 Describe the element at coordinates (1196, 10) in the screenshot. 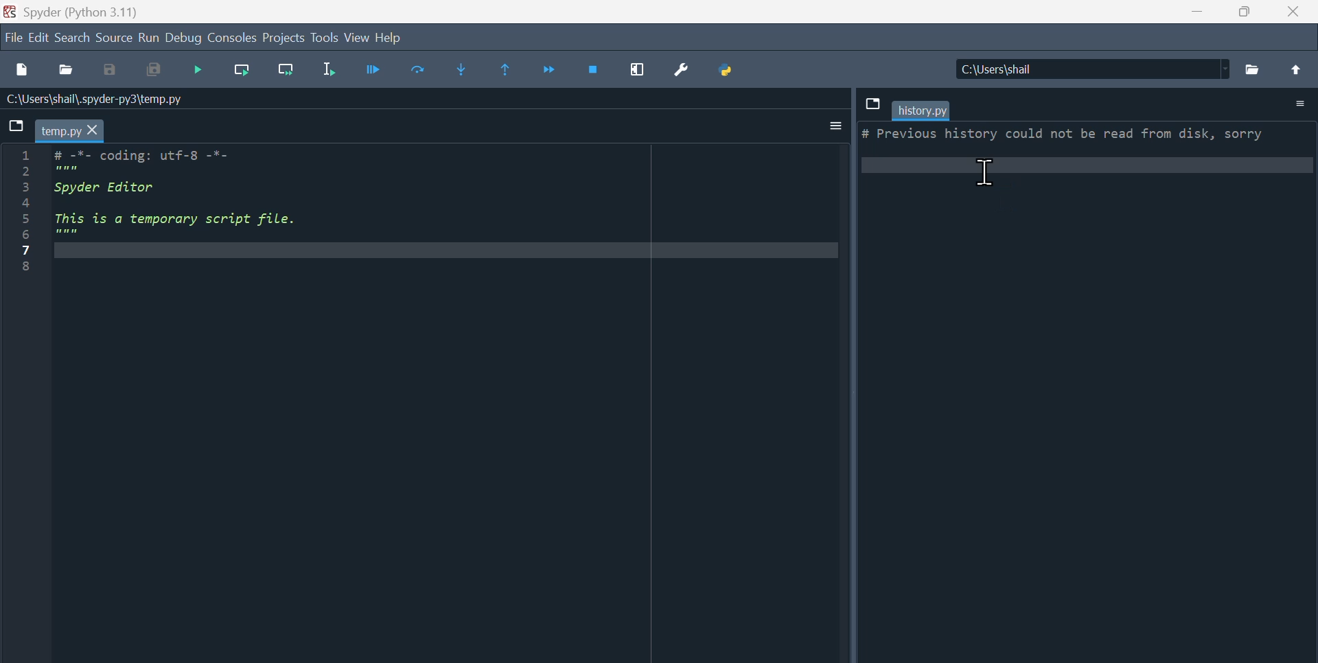

I see `minimize` at that location.